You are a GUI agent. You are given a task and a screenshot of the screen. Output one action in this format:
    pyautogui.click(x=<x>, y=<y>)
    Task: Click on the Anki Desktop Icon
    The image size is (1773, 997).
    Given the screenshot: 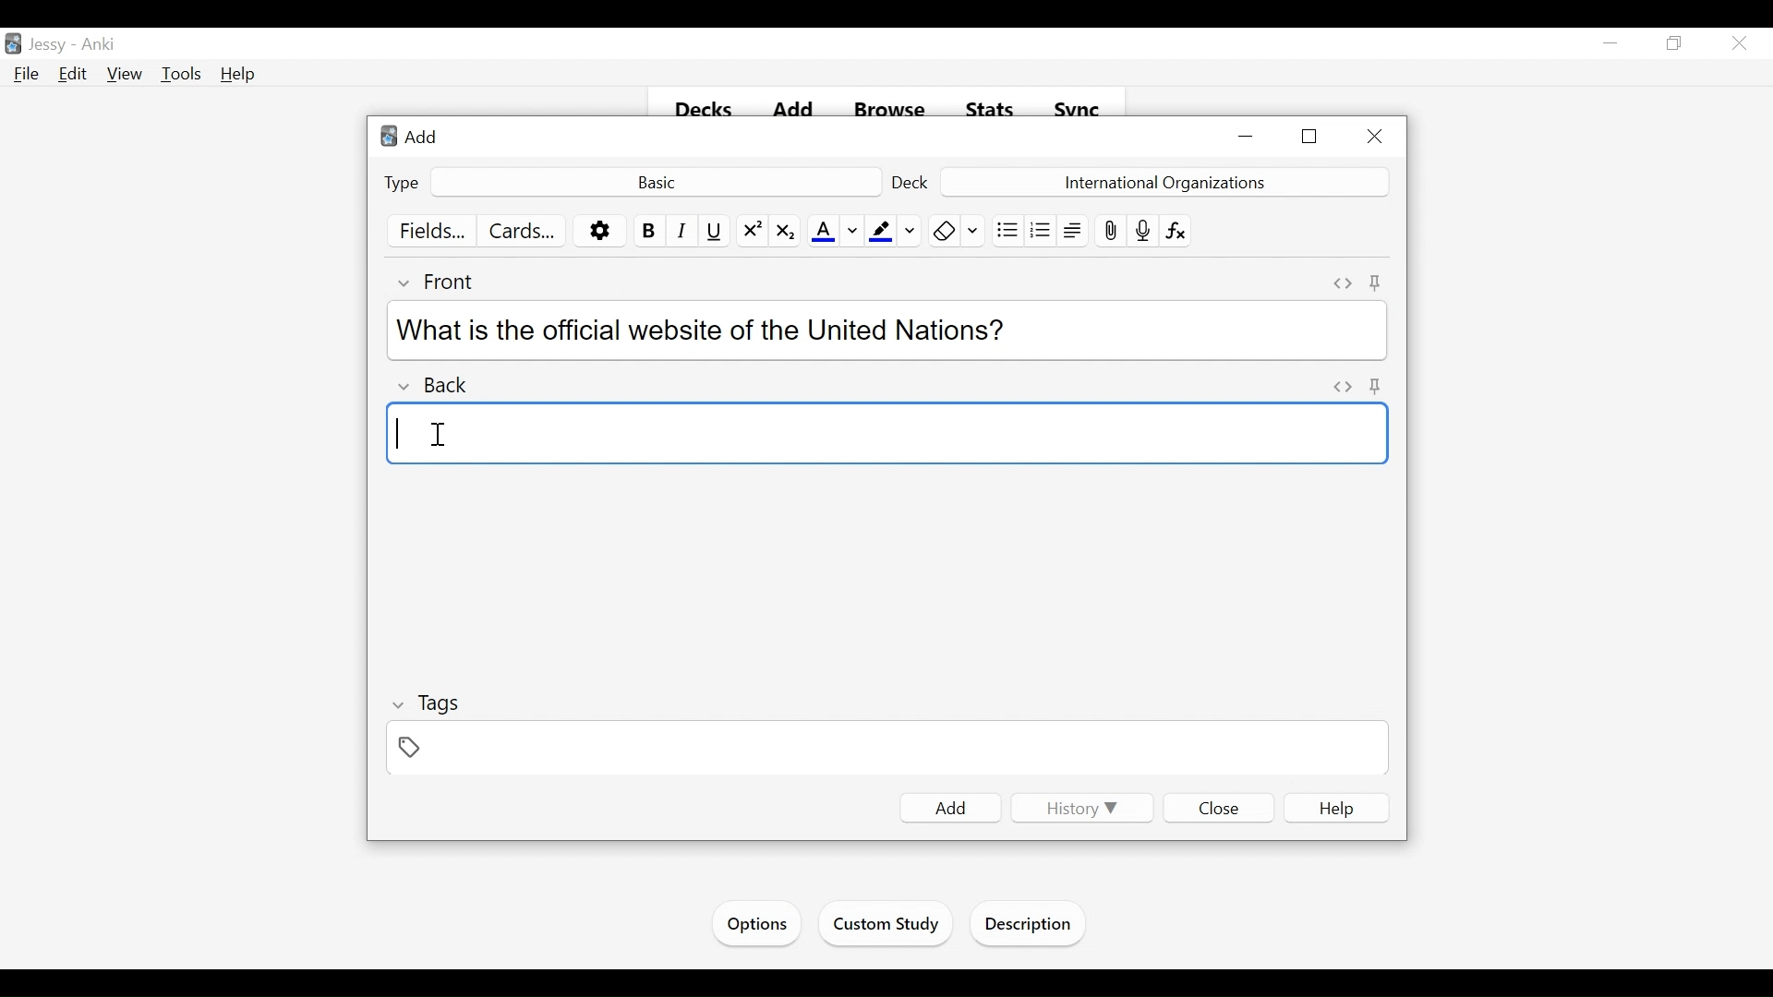 What is the action you would take?
    pyautogui.click(x=387, y=137)
    